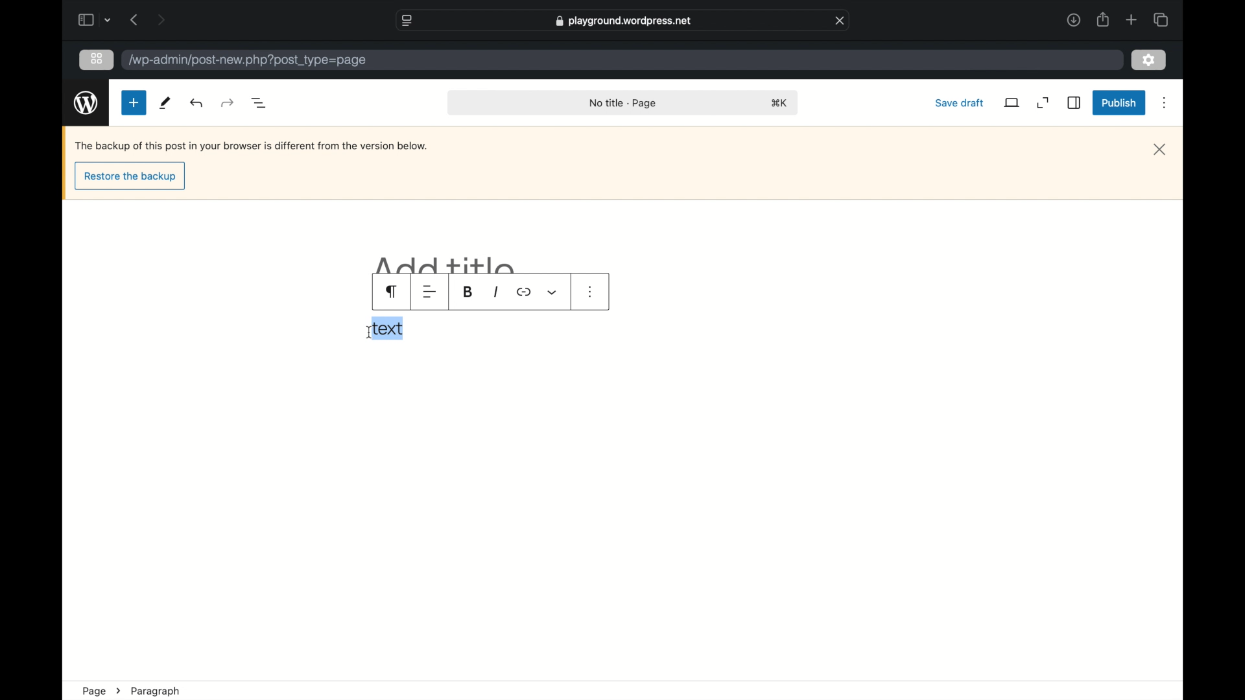  I want to click on view, so click(1012, 102).